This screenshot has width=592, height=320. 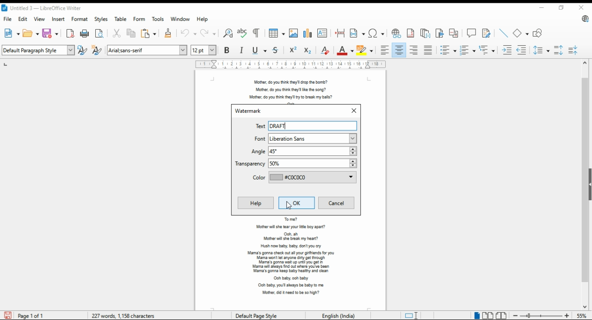 I want to click on font, so click(x=305, y=139).